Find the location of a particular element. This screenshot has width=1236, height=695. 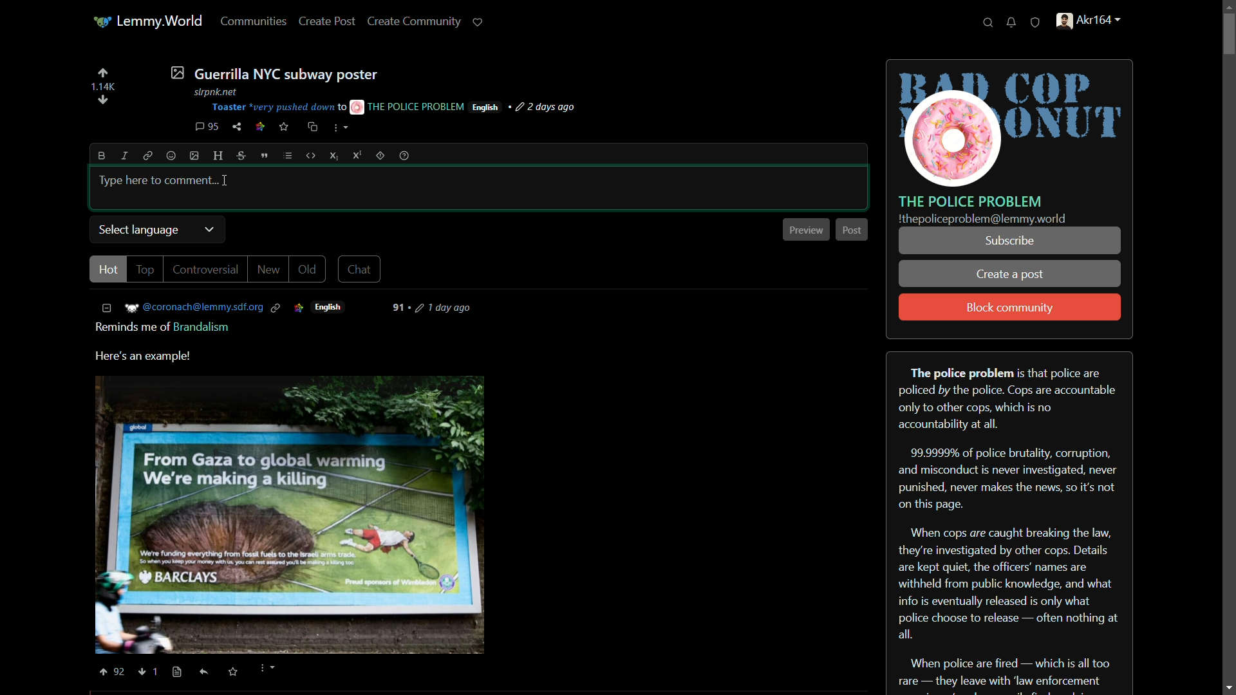

91. is located at coordinates (402, 308).